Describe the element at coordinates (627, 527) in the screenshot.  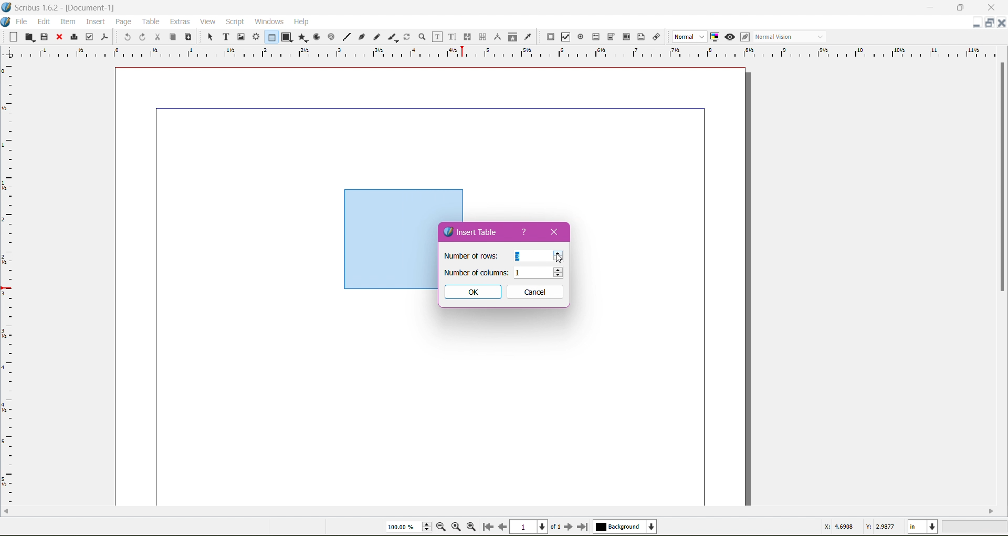
I see `Background` at that location.